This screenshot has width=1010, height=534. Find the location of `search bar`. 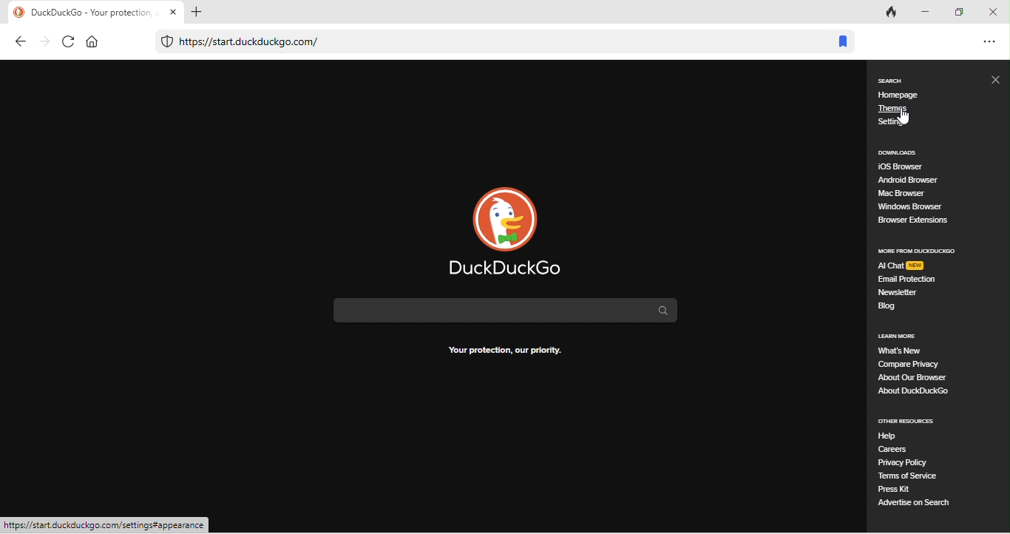

search bar is located at coordinates (501, 309).